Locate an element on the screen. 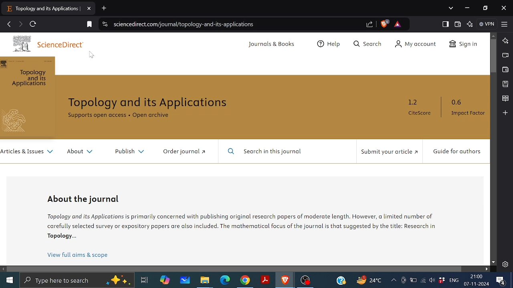  Adobe reader is located at coordinates (265, 280).